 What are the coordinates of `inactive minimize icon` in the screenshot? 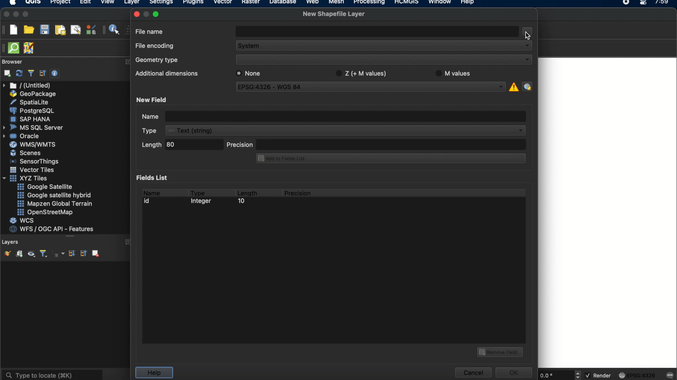 It's located at (146, 14).